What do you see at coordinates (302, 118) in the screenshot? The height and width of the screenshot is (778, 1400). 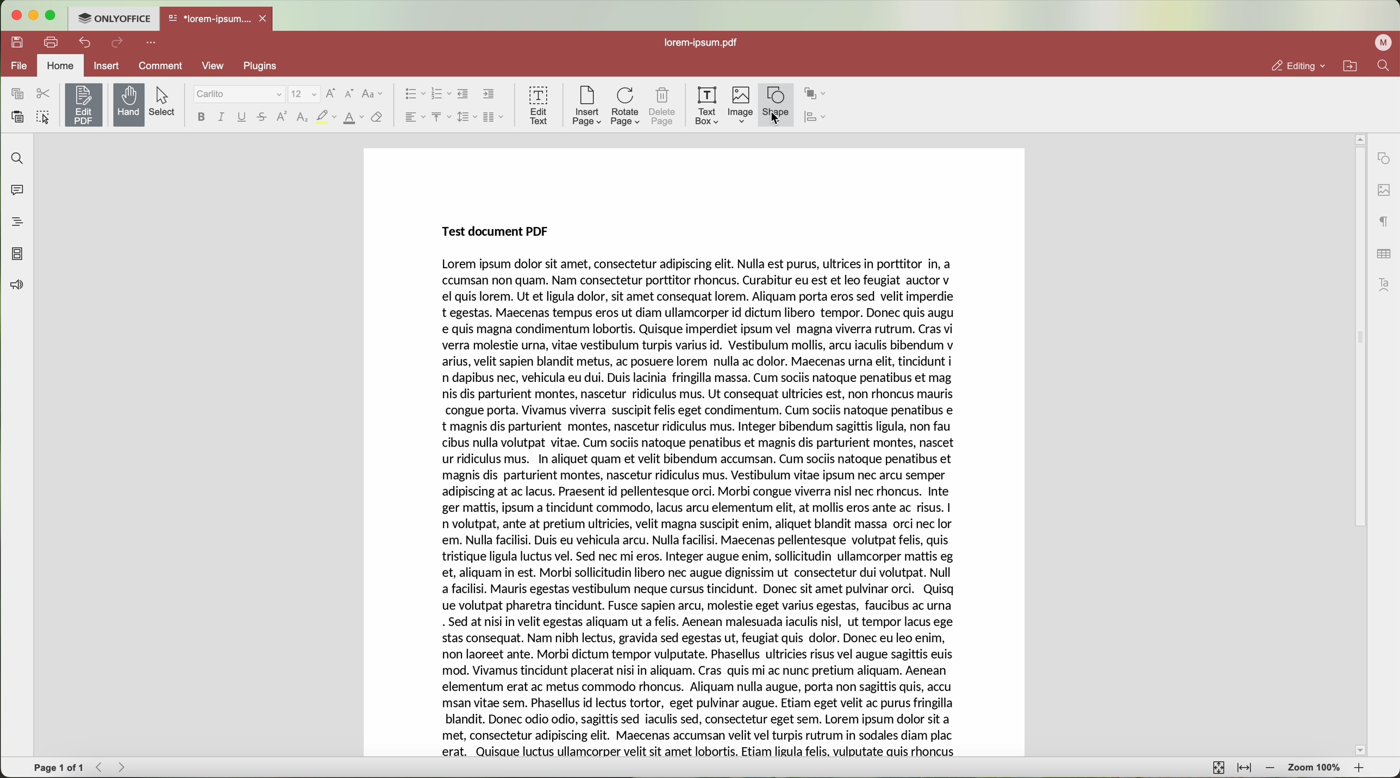 I see `subscript` at bounding box center [302, 118].